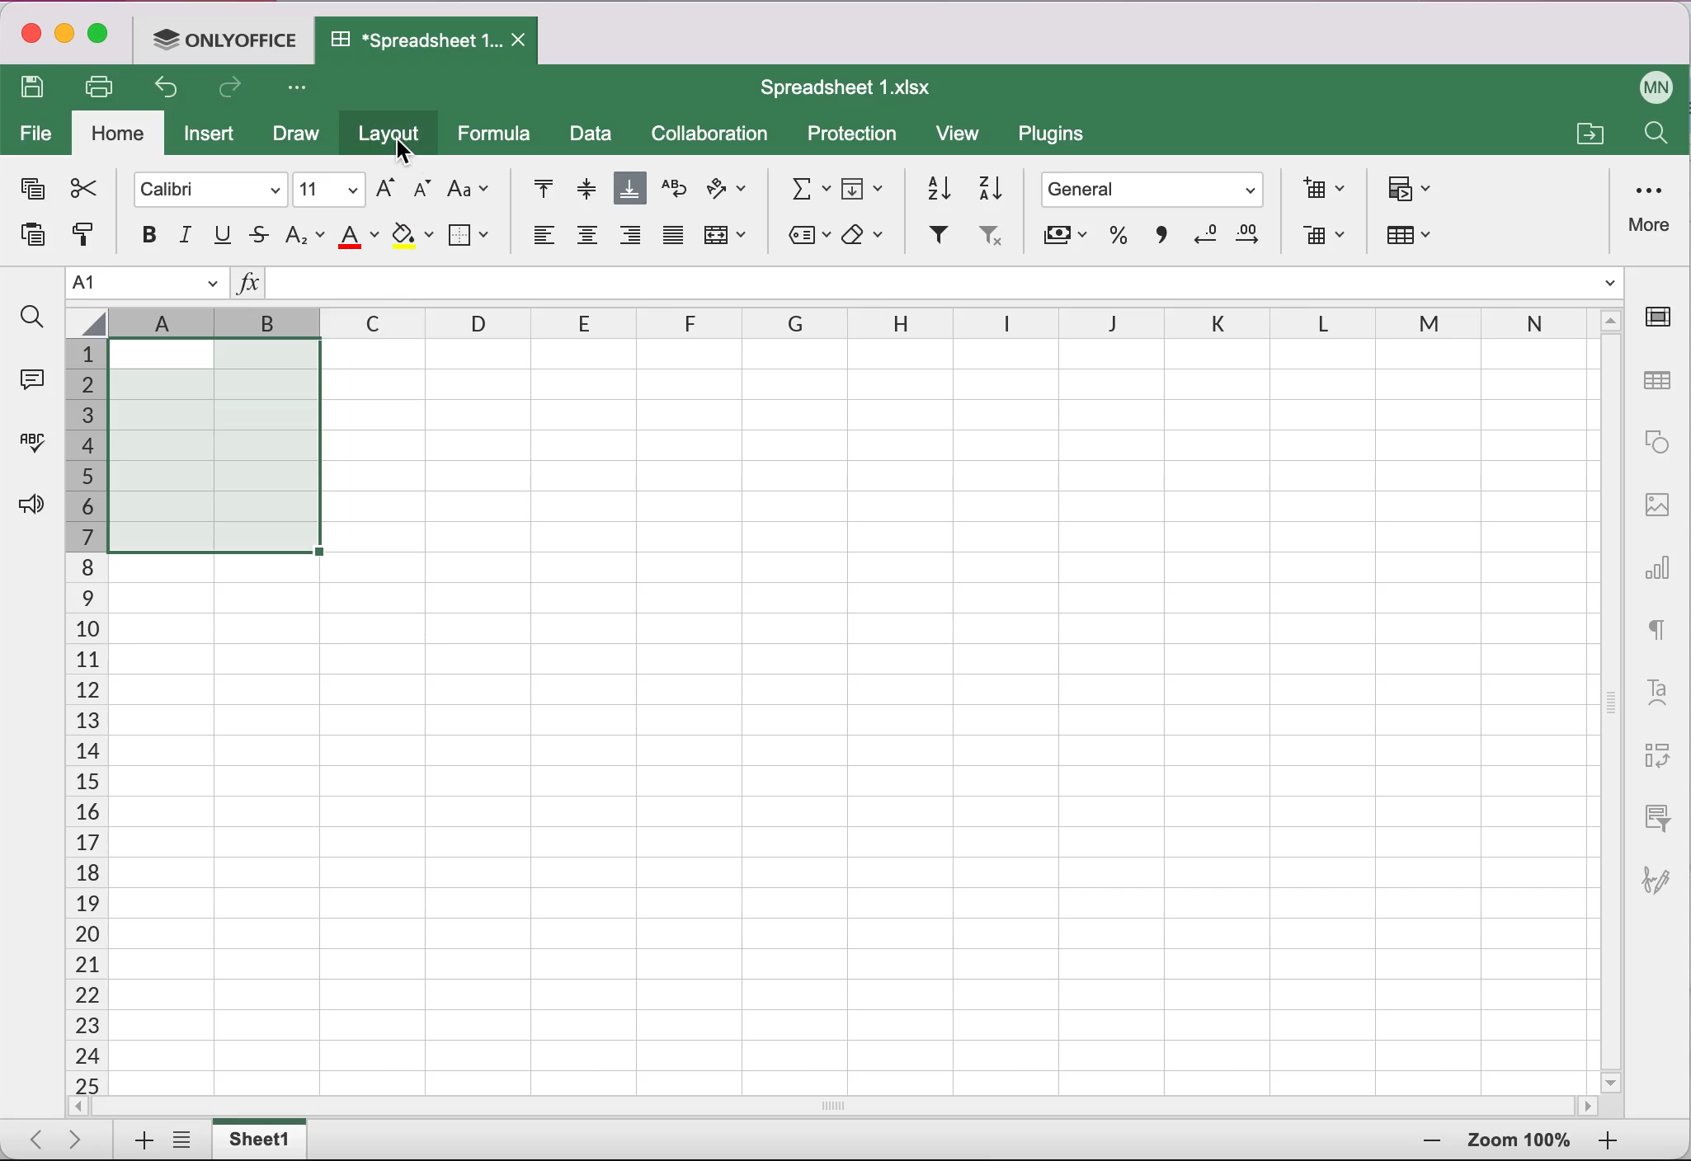  I want to click on insert, so click(214, 138).